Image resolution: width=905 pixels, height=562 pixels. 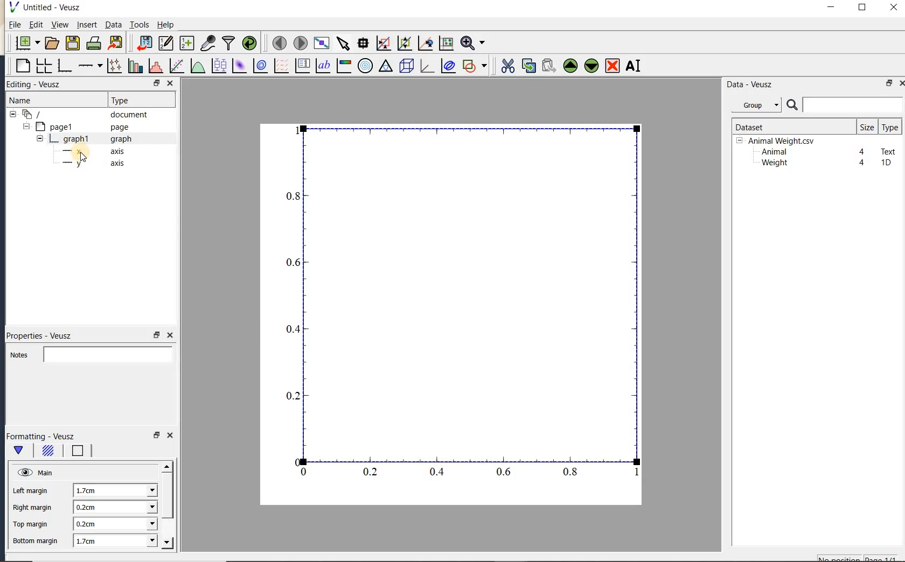 What do you see at coordinates (48, 8) in the screenshot?
I see `Untitled-Veusz` at bounding box center [48, 8].